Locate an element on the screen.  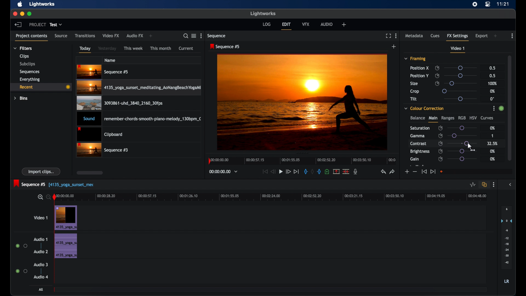
color correction is located at coordinates (424, 108).